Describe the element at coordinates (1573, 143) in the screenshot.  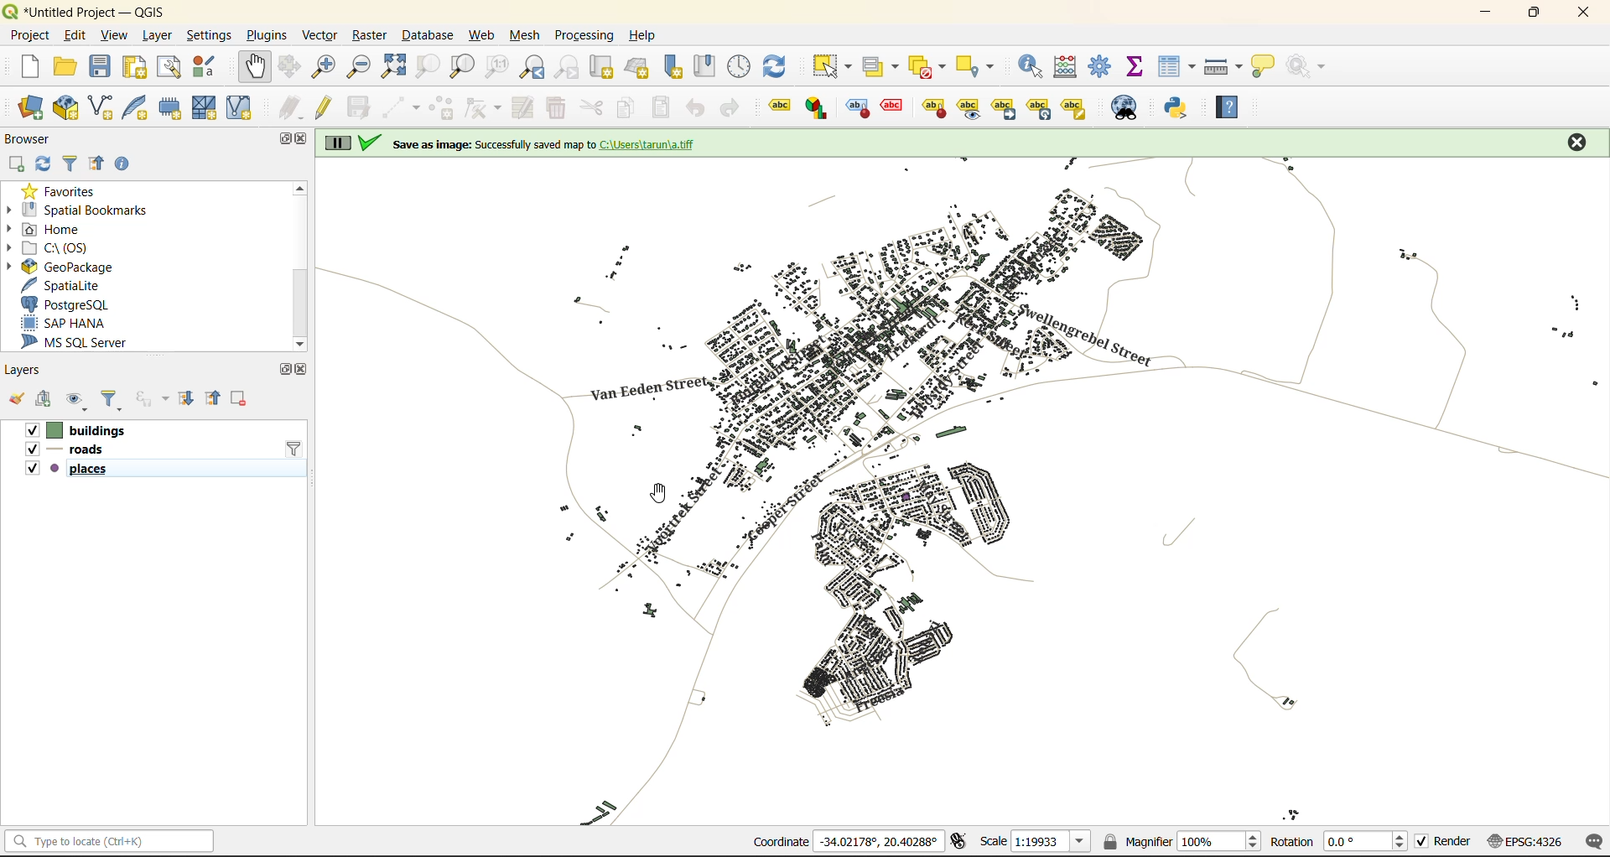
I see `close` at that location.